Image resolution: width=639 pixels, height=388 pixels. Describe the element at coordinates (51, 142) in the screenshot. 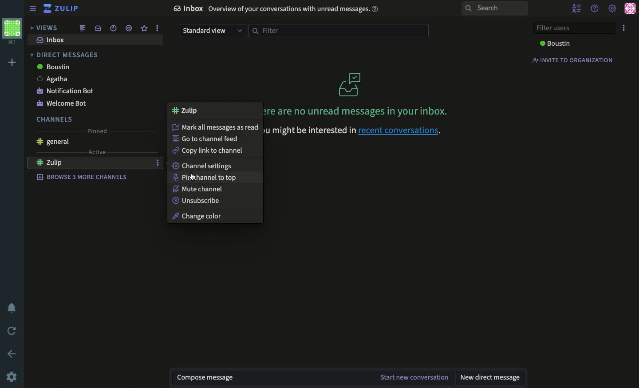

I see `general` at that location.